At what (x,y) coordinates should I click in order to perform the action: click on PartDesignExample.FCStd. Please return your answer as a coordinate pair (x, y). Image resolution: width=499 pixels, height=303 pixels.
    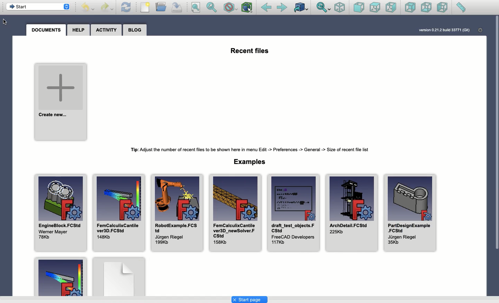
    Looking at the image, I should click on (410, 213).